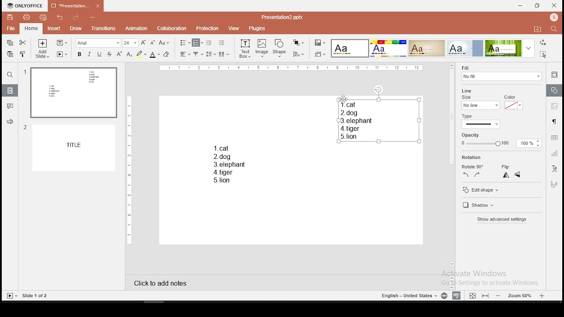  Describe the element at coordinates (451, 166) in the screenshot. I see `scroll bar` at that location.